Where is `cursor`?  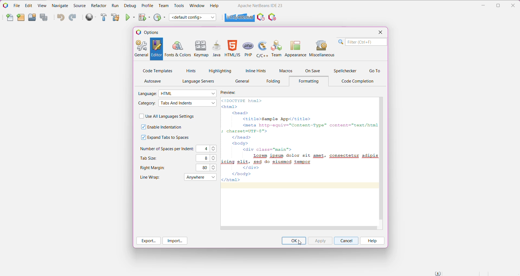 cursor is located at coordinates (300, 242).